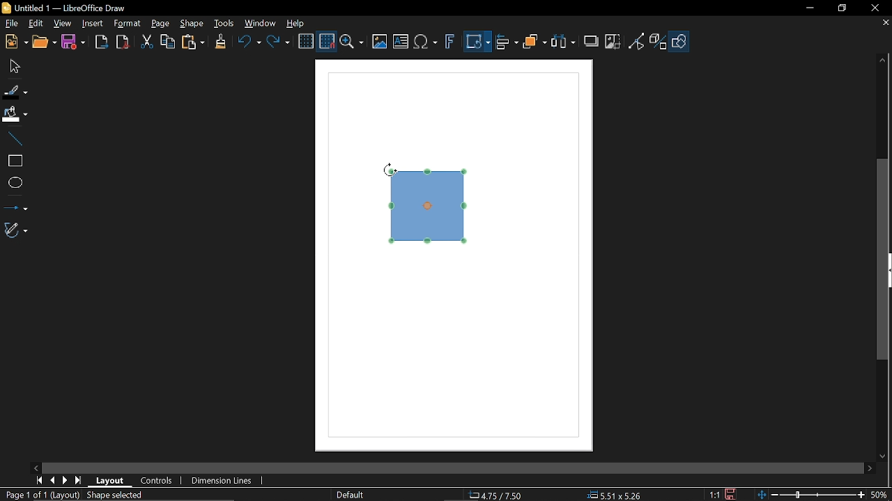 This screenshot has height=501, width=892. What do you see at coordinates (426, 42) in the screenshot?
I see `Insert equation` at bounding box center [426, 42].